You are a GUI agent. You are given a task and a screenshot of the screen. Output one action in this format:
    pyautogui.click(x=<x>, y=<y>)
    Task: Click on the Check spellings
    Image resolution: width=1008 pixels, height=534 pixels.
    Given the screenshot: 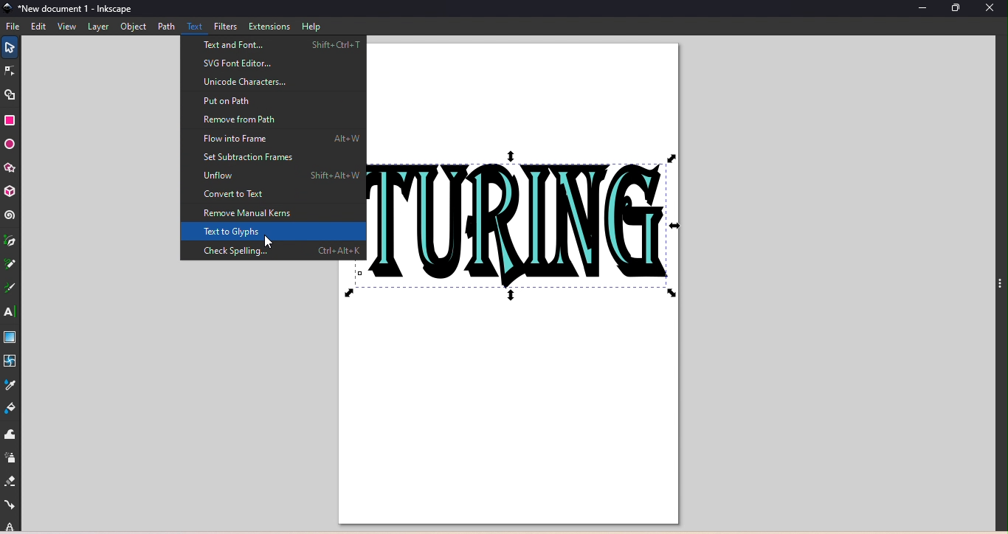 What is the action you would take?
    pyautogui.click(x=274, y=252)
    